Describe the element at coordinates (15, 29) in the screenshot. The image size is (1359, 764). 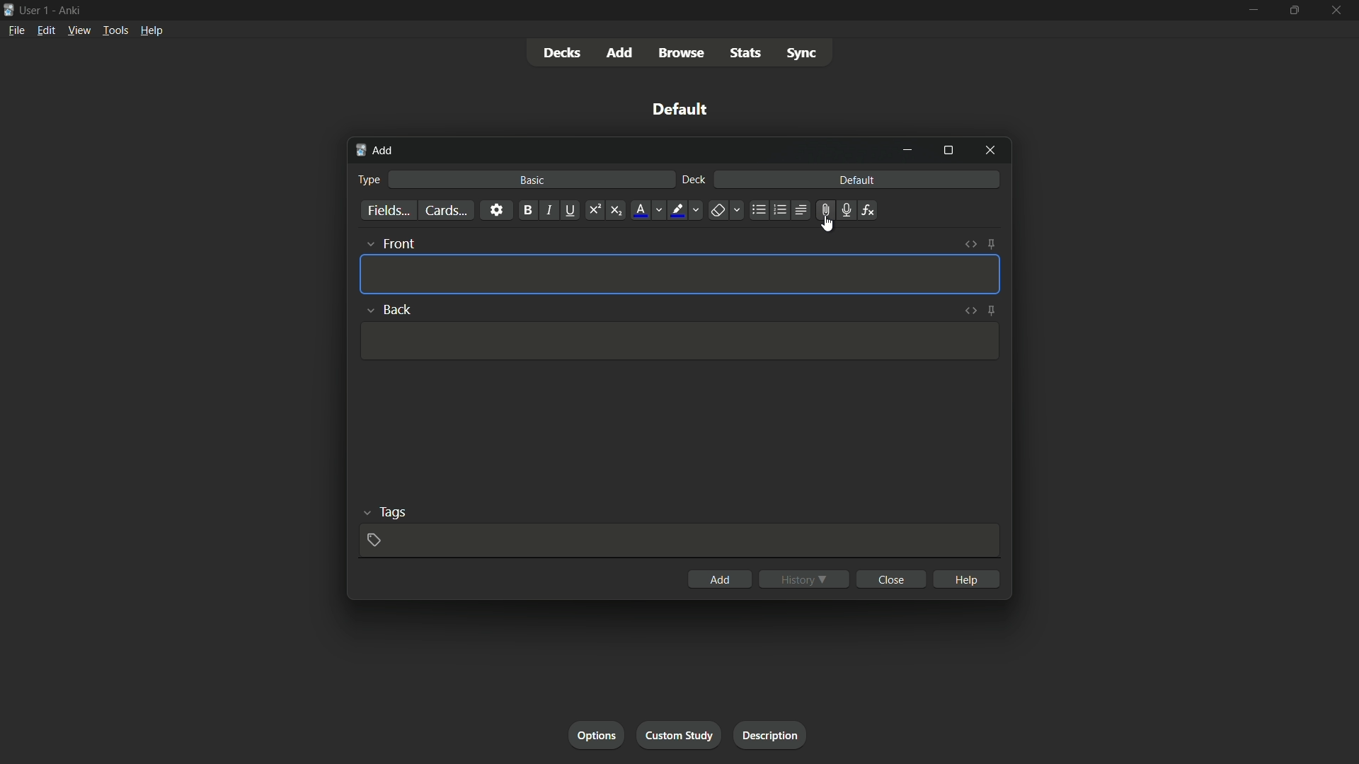
I see `file menu` at that location.